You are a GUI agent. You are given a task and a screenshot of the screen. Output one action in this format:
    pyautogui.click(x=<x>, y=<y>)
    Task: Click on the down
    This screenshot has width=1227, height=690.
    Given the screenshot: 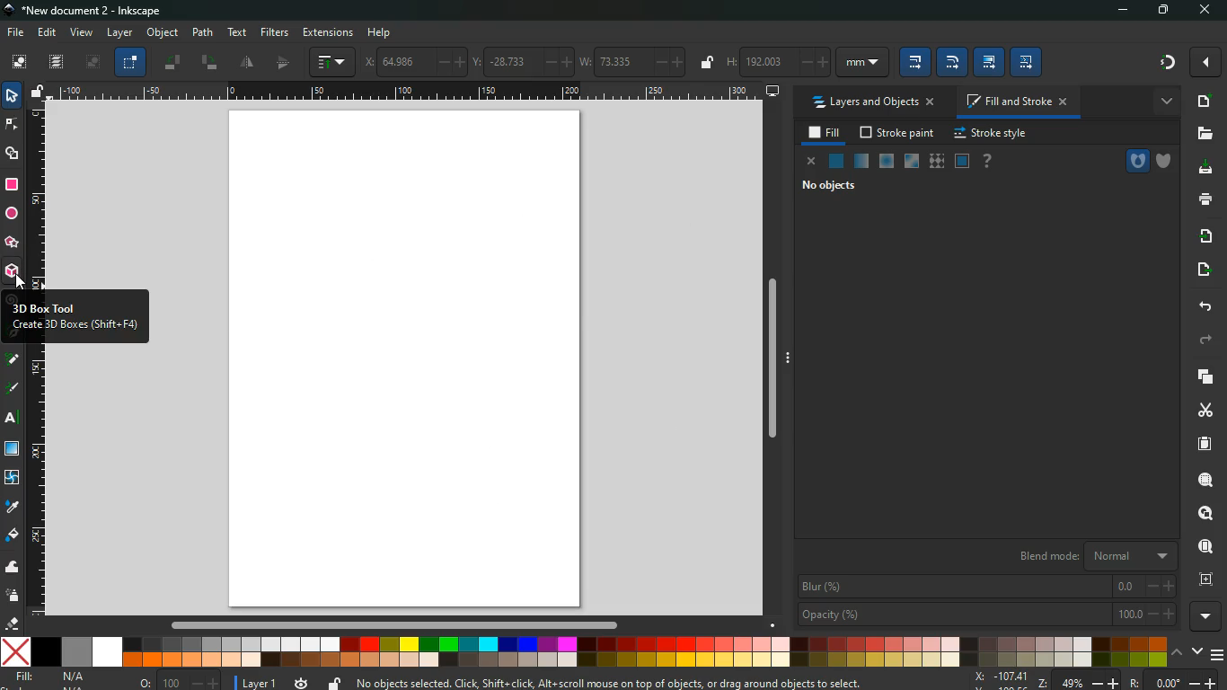 What is the action you would take?
    pyautogui.click(x=1198, y=652)
    